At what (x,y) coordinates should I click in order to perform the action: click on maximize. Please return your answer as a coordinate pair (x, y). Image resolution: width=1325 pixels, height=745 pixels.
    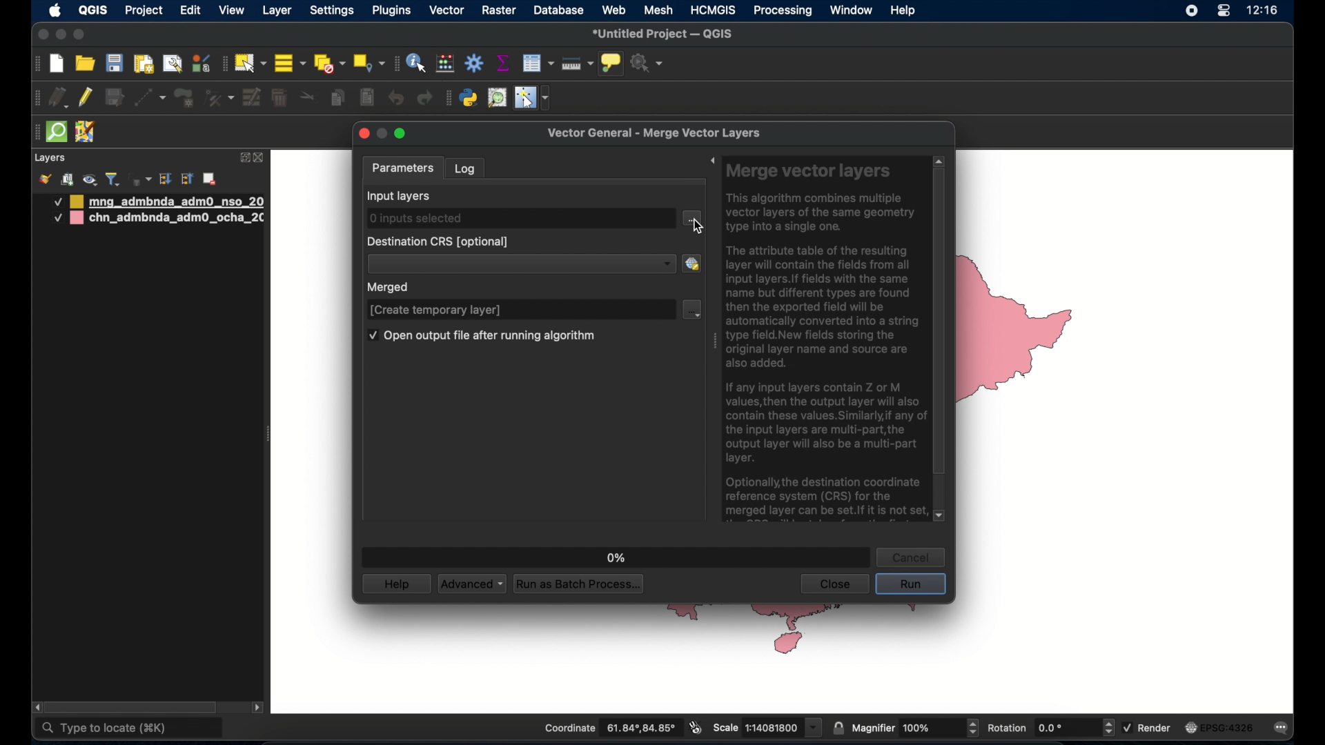
    Looking at the image, I should click on (403, 135).